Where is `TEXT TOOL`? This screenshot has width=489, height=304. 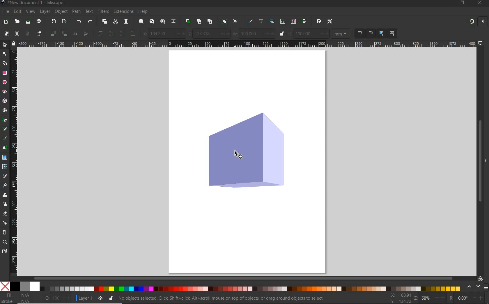
TEXT TOOL is located at coordinates (4, 149).